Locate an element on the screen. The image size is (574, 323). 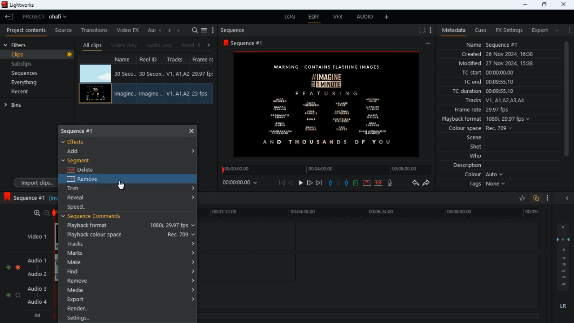
sequence is located at coordinates (234, 29).